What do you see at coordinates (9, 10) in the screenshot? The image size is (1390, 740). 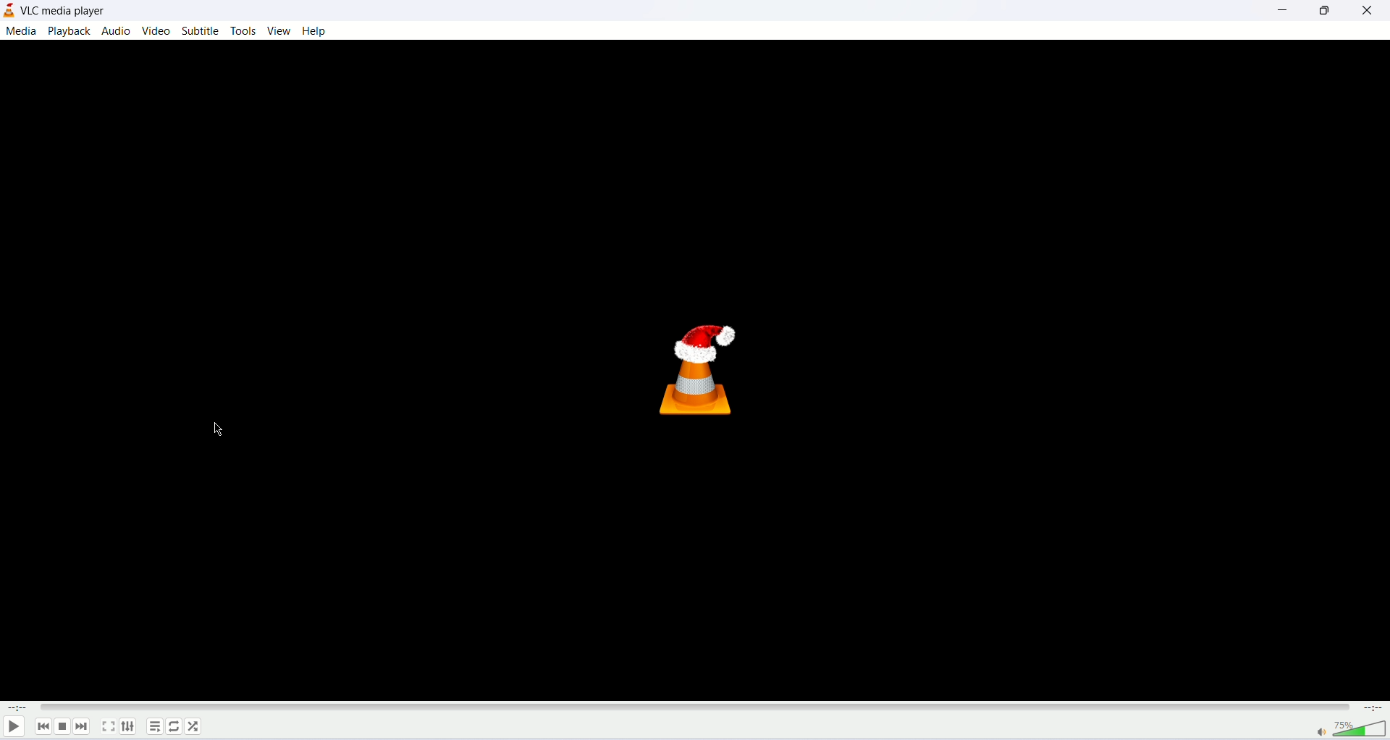 I see `application icon` at bounding box center [9, 10].